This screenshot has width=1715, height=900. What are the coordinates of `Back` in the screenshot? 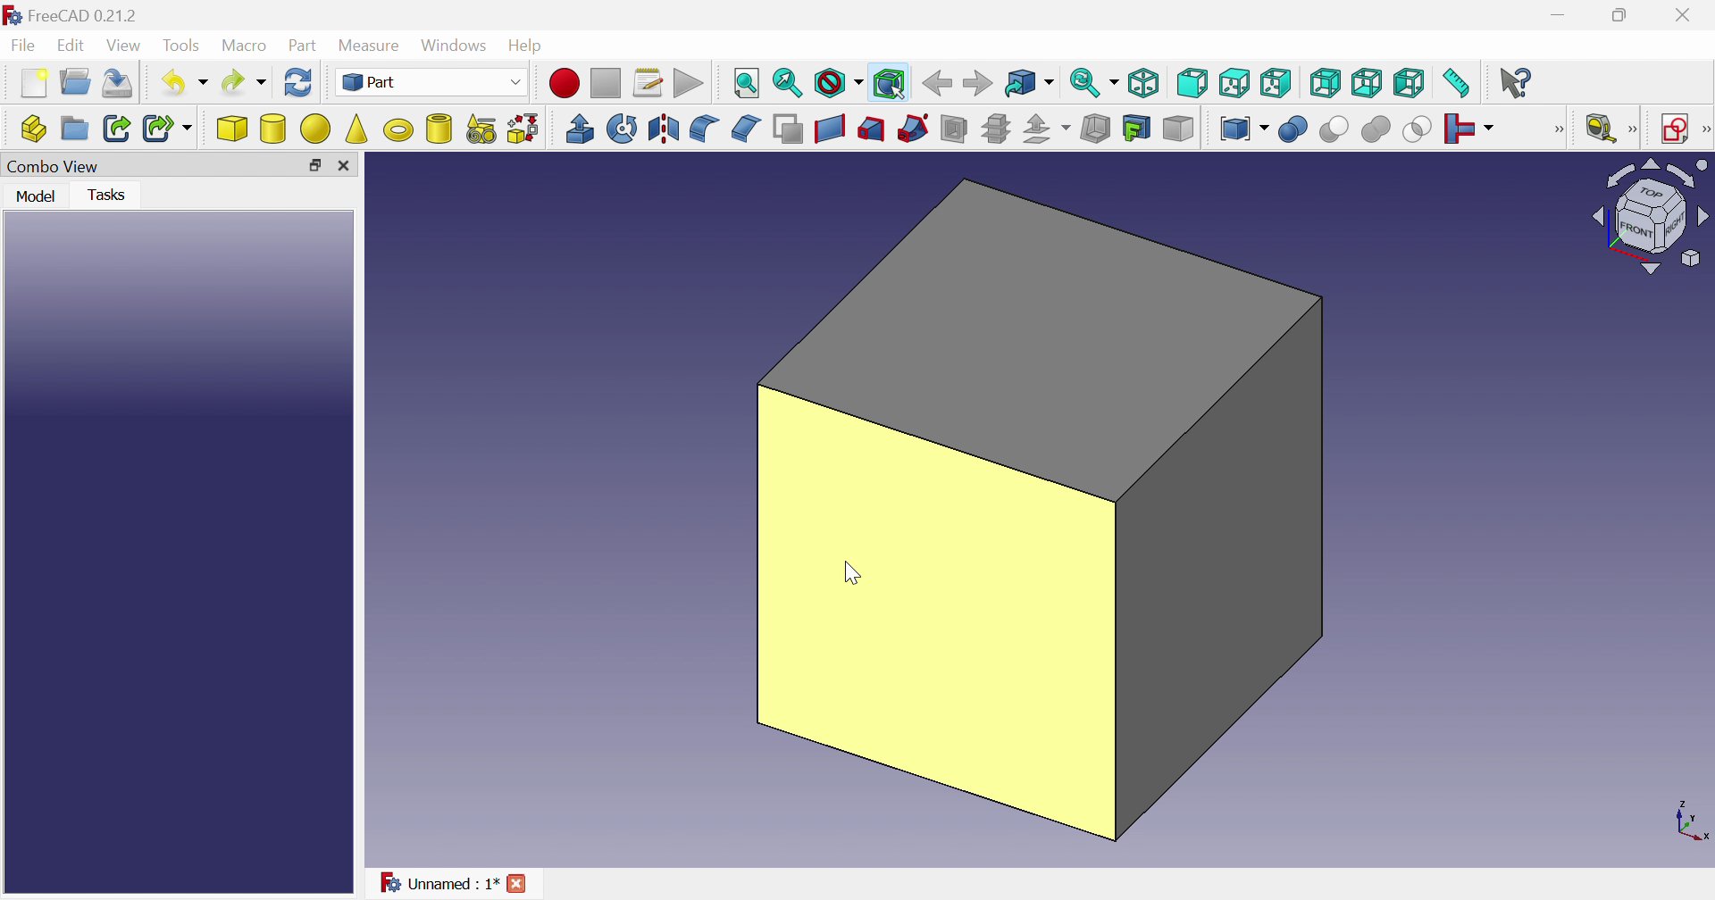 It's located at (937, 82).